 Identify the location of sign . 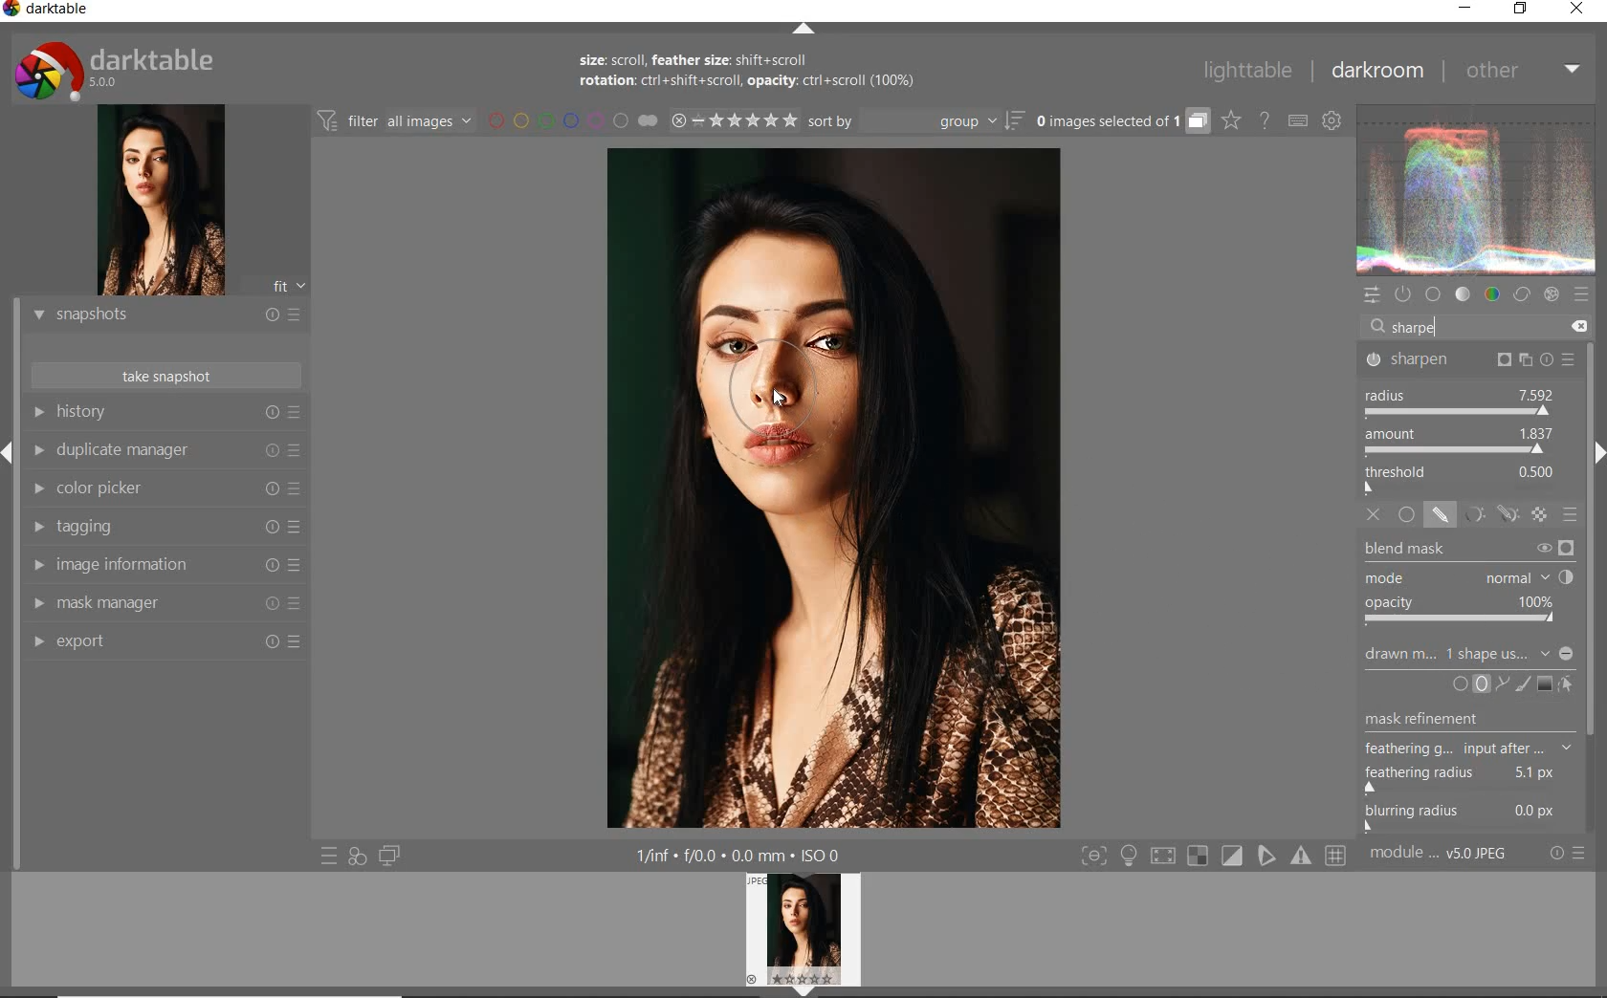
(1340, 857).